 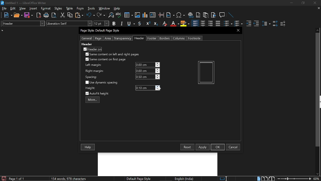 What do you see at coordinates (259, 178) in the screenshot?
I see `Single page view` at bounding box center [259, 178].